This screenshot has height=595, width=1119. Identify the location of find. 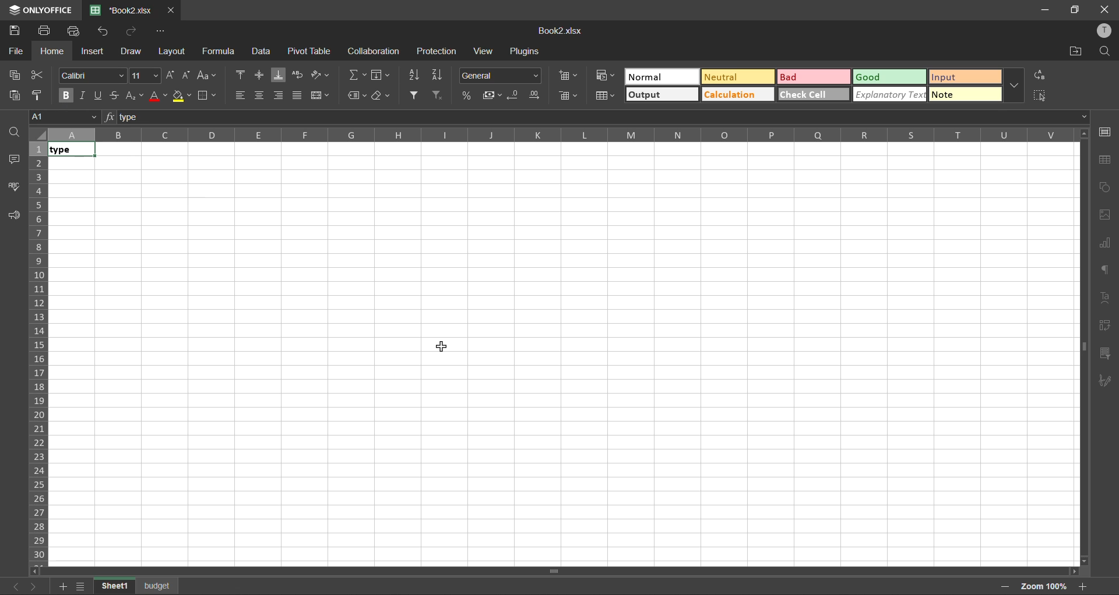
(1107, 52).